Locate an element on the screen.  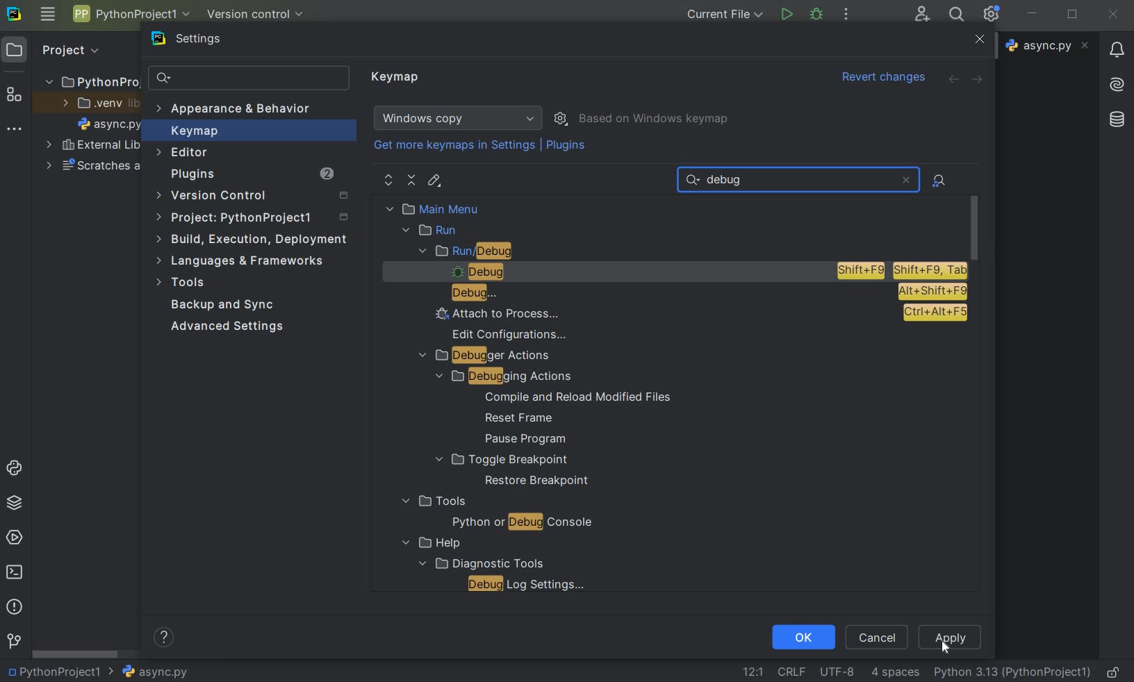
search everywhere is located at coordinates (954, 16).